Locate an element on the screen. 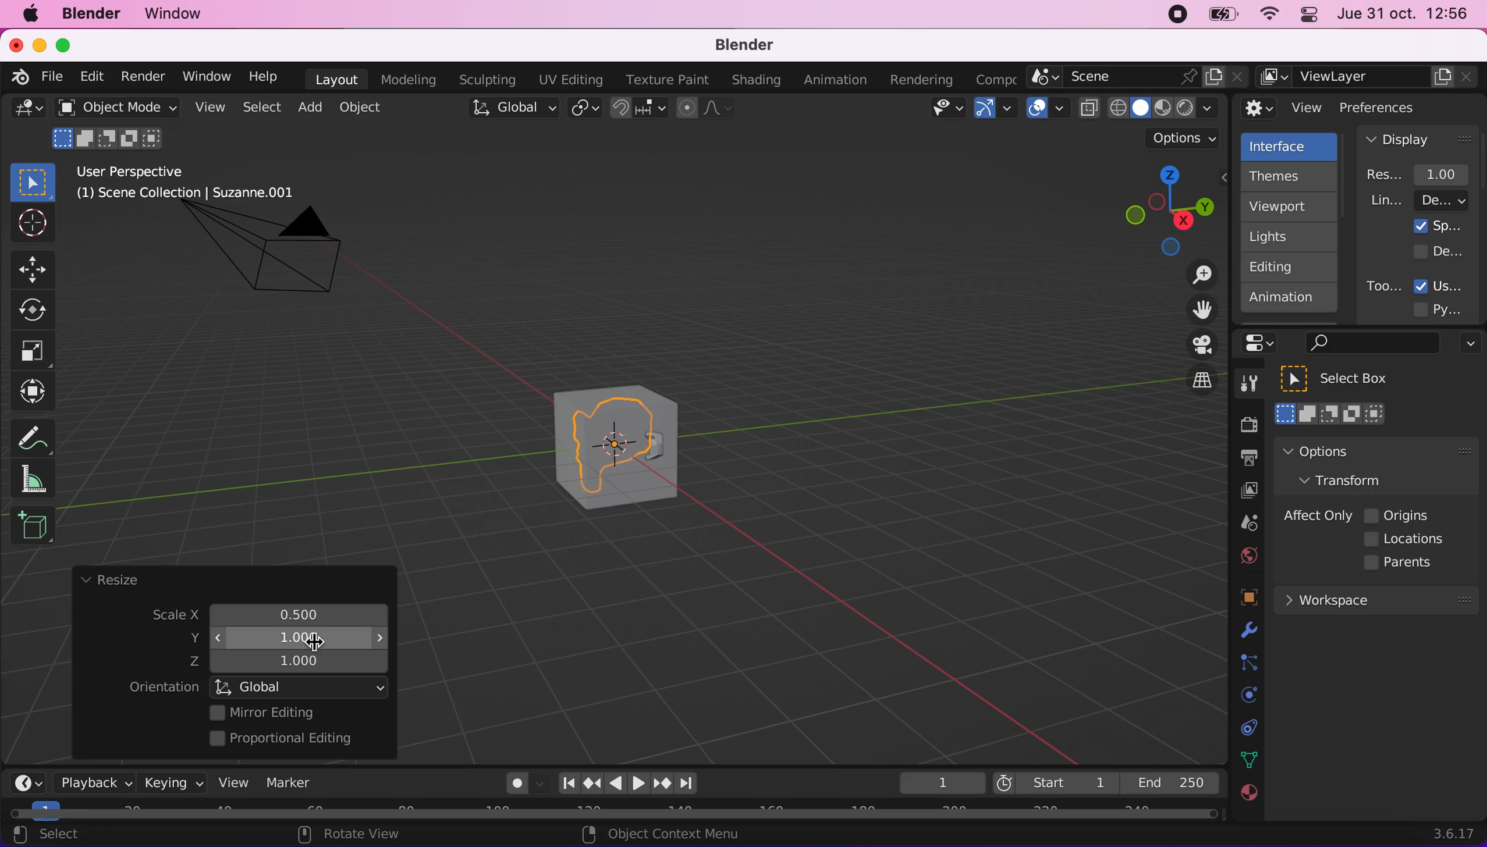 The image size is (1487, 847). interface is located at coordinates (1291, 145).